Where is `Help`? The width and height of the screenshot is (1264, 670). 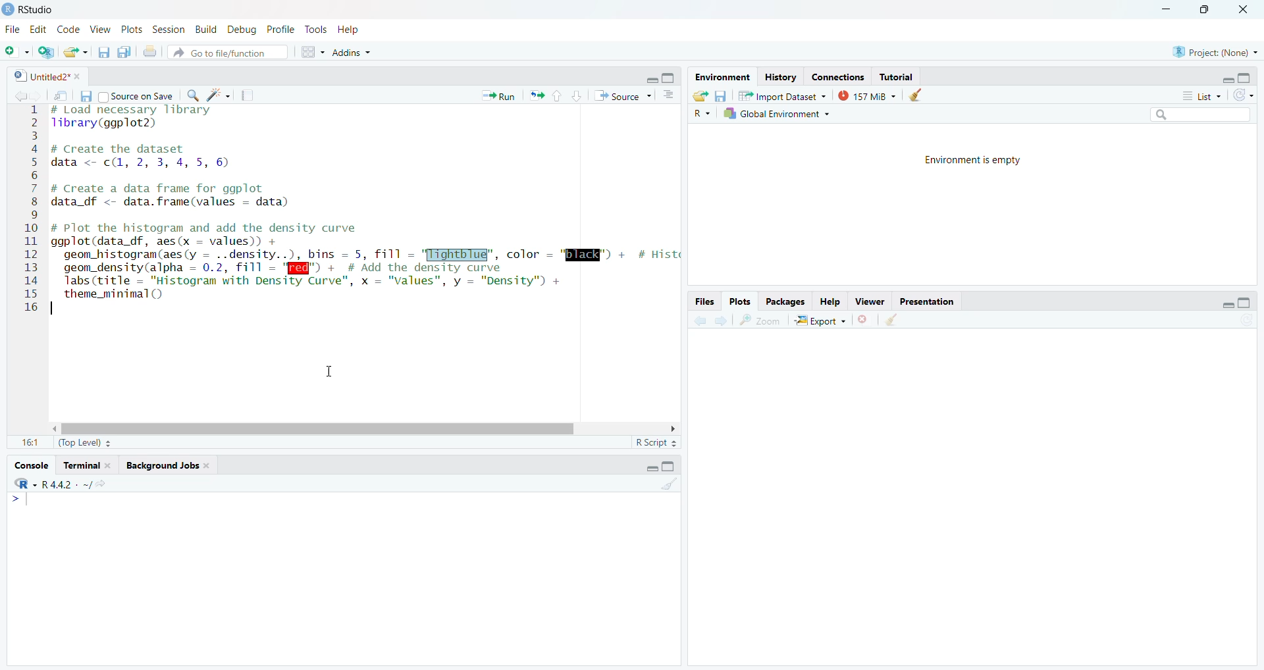 Help is located at coordinates (831, 301).